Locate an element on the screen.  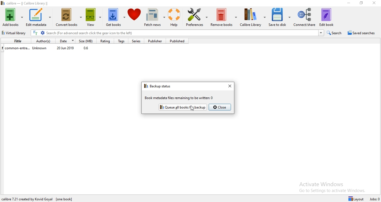
search history is located at coordinates (321, 33).